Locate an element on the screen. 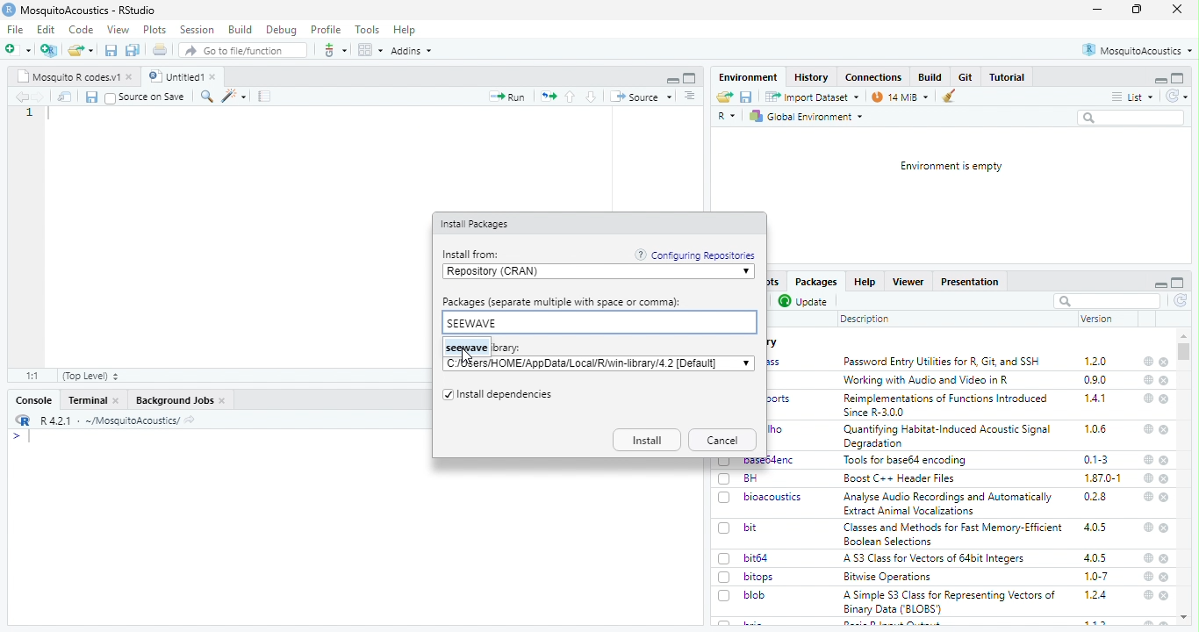 This screenshot has width=1199, height=632. History is located at coordinates (812, 78).